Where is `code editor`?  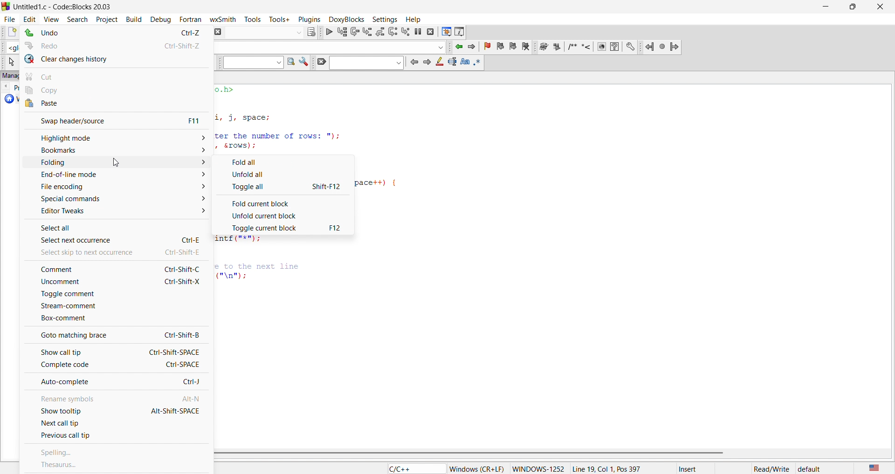
code editor is located at coordinates (292, 118).